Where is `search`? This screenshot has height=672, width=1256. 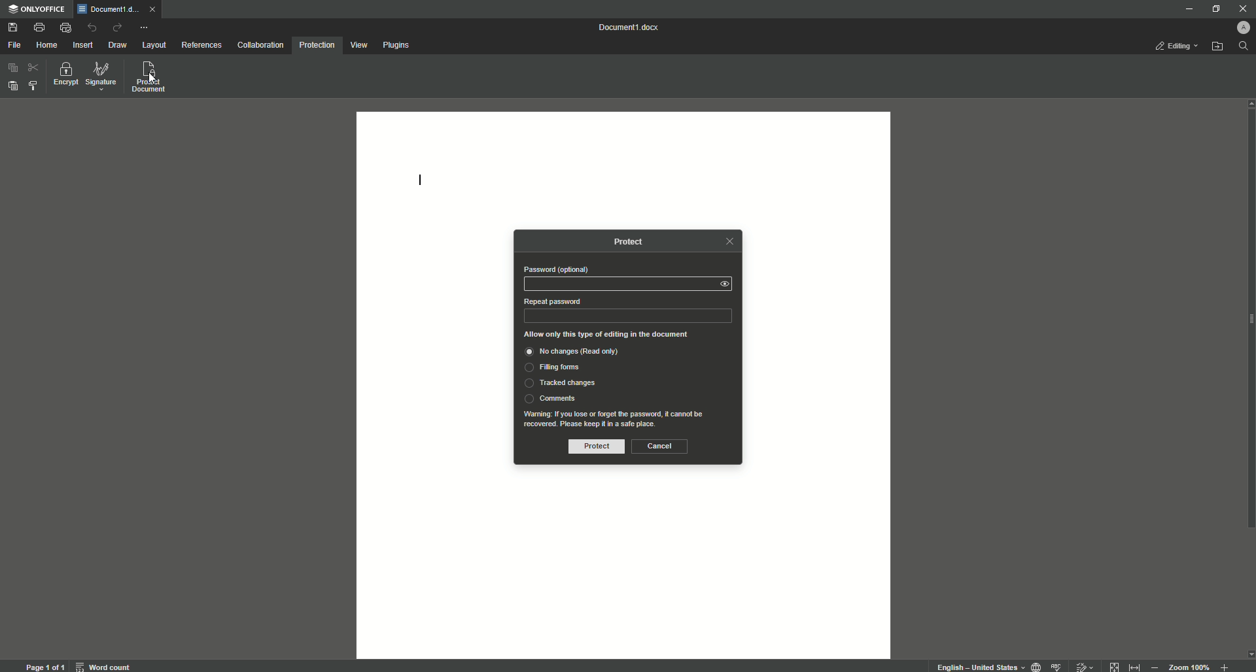
search is located at coordinates (1244, 46).